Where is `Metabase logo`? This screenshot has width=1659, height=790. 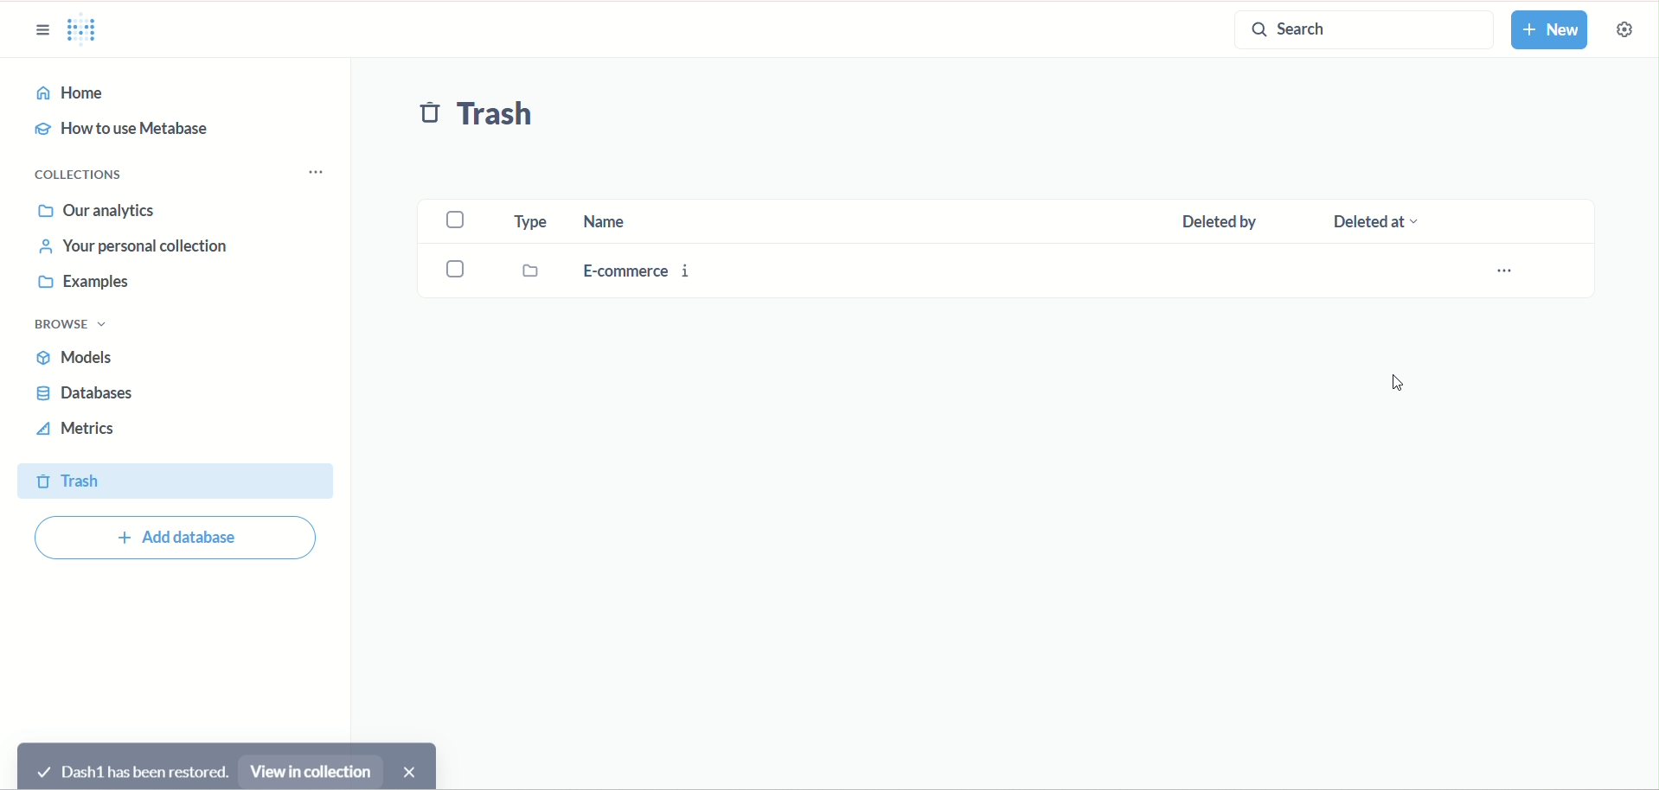 Metabase logo is located at coordinates (87, 32).